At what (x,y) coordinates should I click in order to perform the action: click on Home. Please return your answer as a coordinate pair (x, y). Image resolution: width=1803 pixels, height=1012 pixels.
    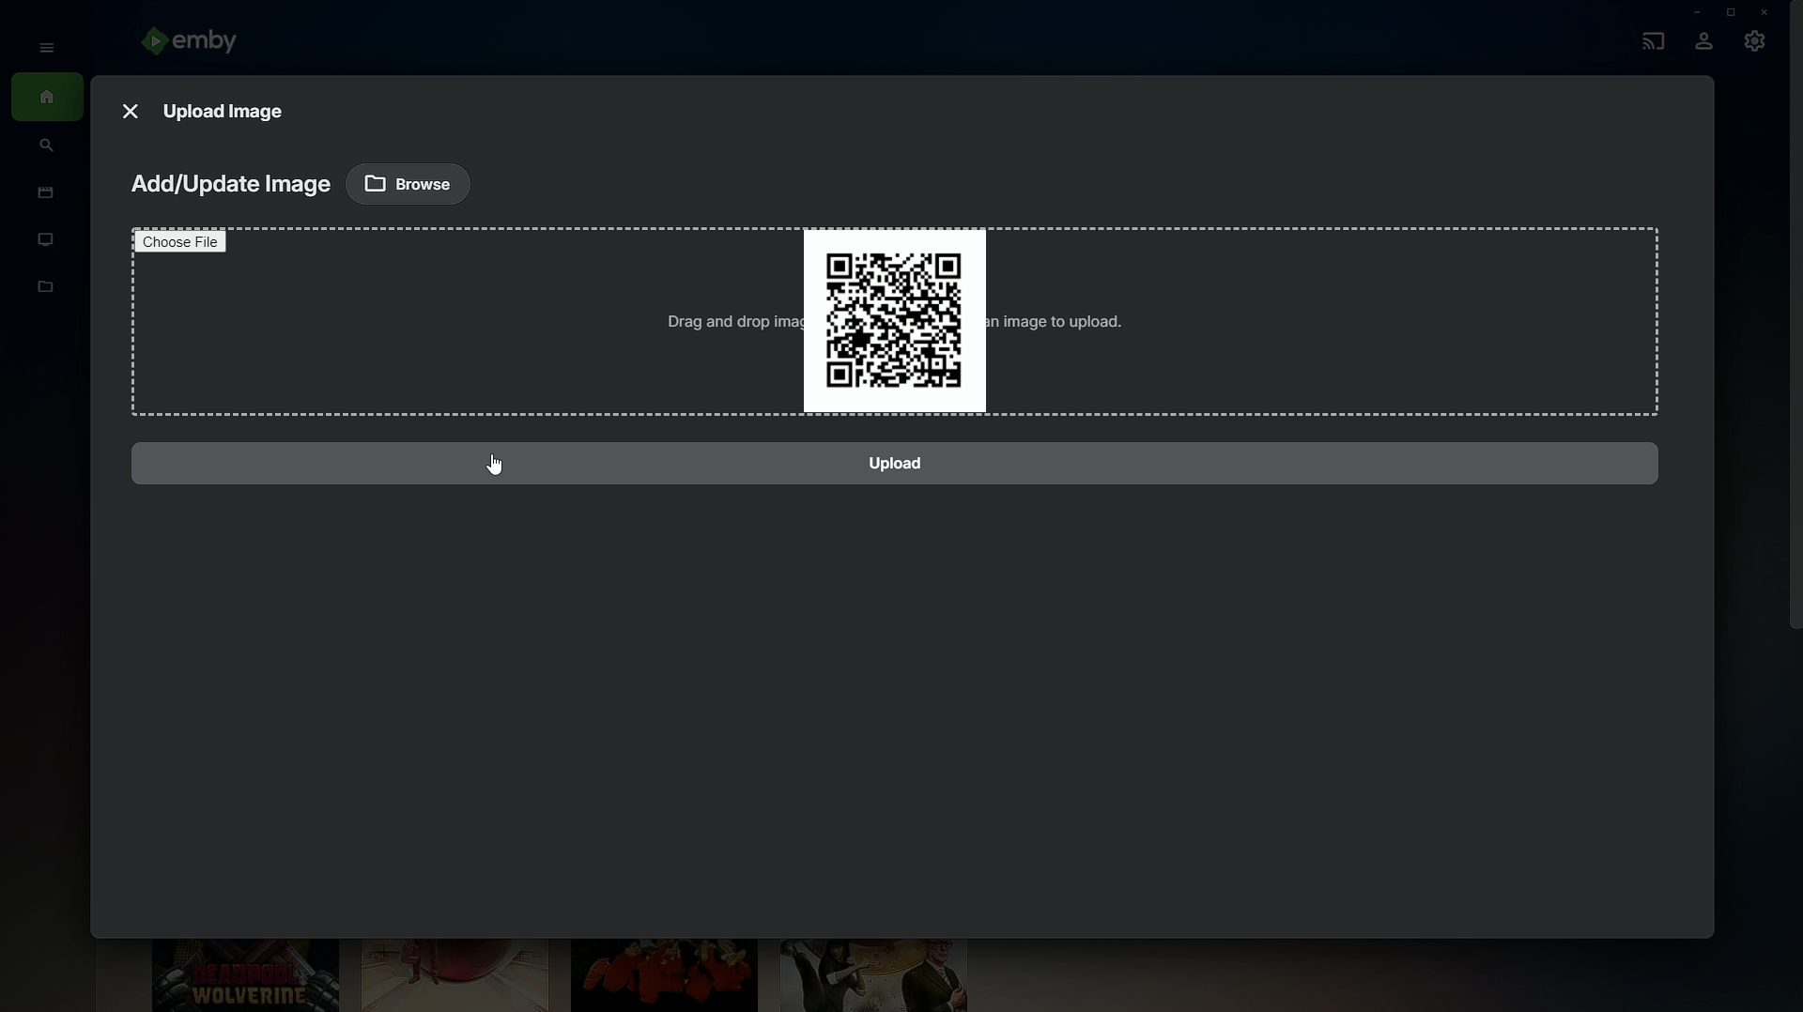
    Looking at the image, I should click on (47, 99).